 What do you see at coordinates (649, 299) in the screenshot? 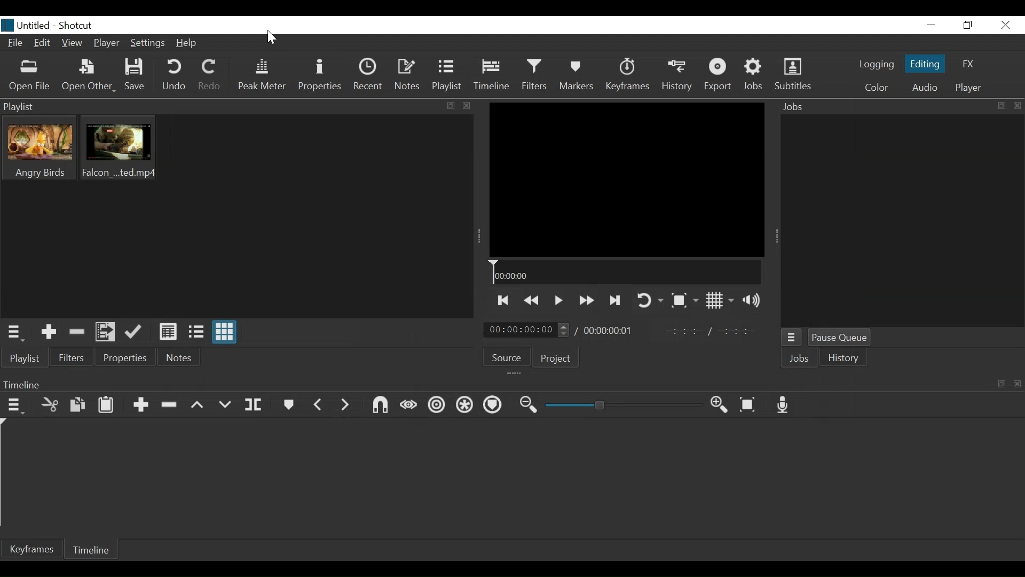
I see `Toggle player looping` at bounding box center [649, 299].